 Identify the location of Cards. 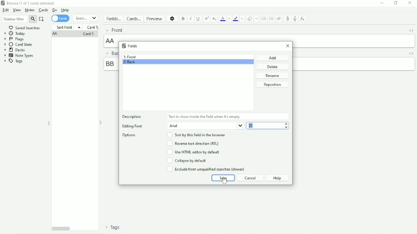
(133, 18).